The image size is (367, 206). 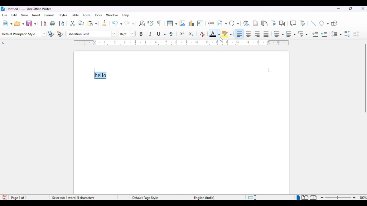 What do you see at coordinates (91, 34) in the screenshot?
I see `font style` at bounding box center [91, 34].